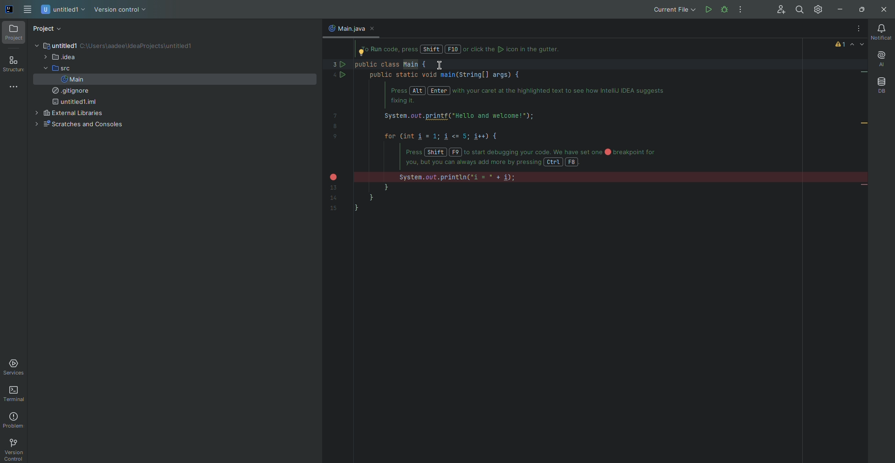  I want to click on Minimize, so click(838, 10).